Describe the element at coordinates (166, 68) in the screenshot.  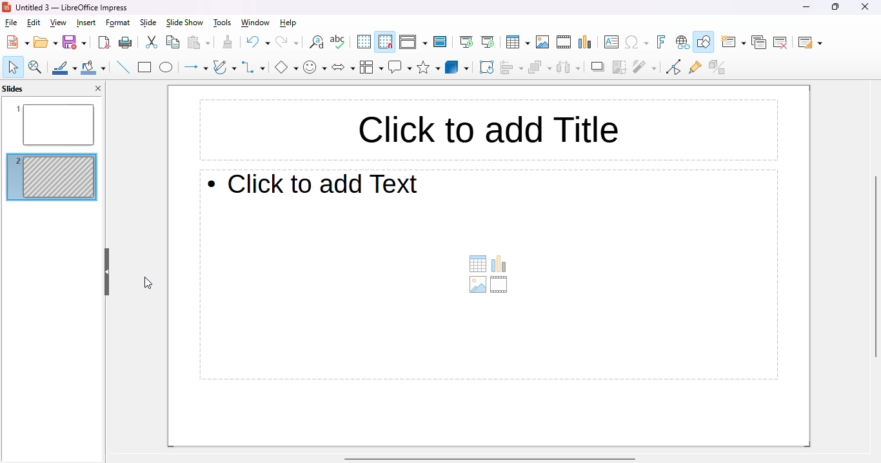
I see `ellipse` at that location.